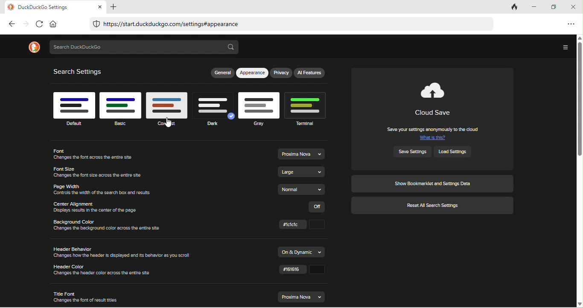 This screenshot has width=583, height=308. Describe the element at coordinates (574, 7) in the screenshot. I see `close` at that location.